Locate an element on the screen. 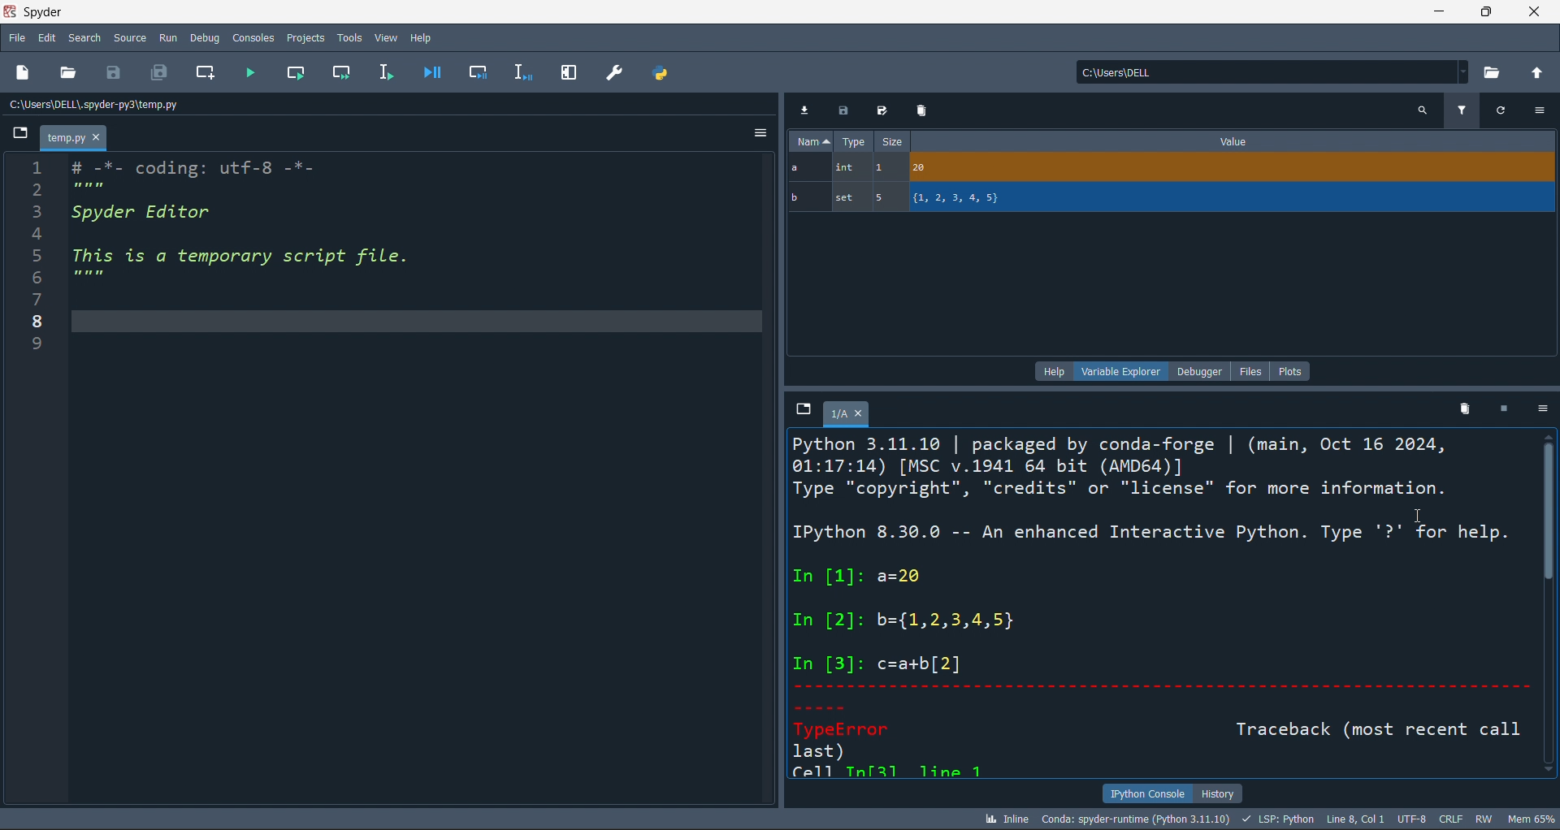 This screenshot has height=830, width=1560. options is located at coordinates (1540, 110).